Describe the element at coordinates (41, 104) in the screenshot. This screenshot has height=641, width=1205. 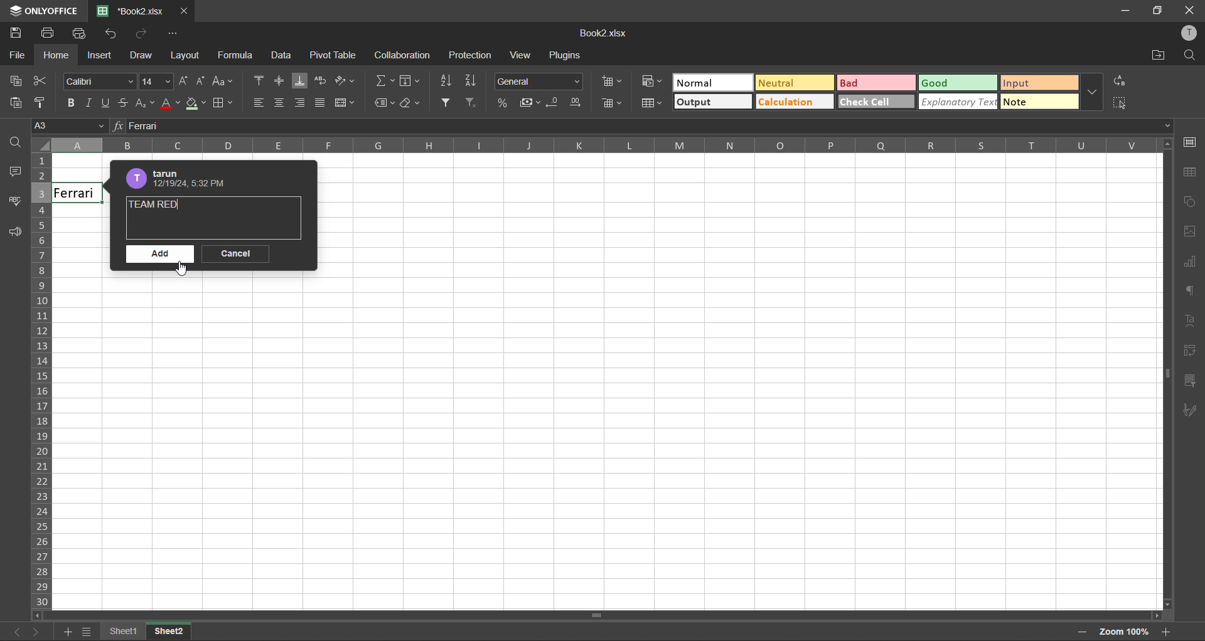
I see `copy style` at that location.